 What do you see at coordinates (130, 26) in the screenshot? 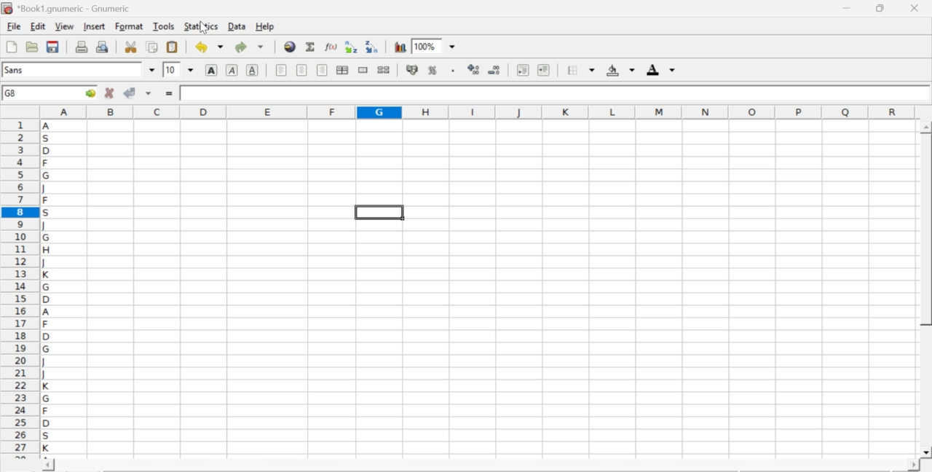
I see `format` at bounding box center [130, 26].